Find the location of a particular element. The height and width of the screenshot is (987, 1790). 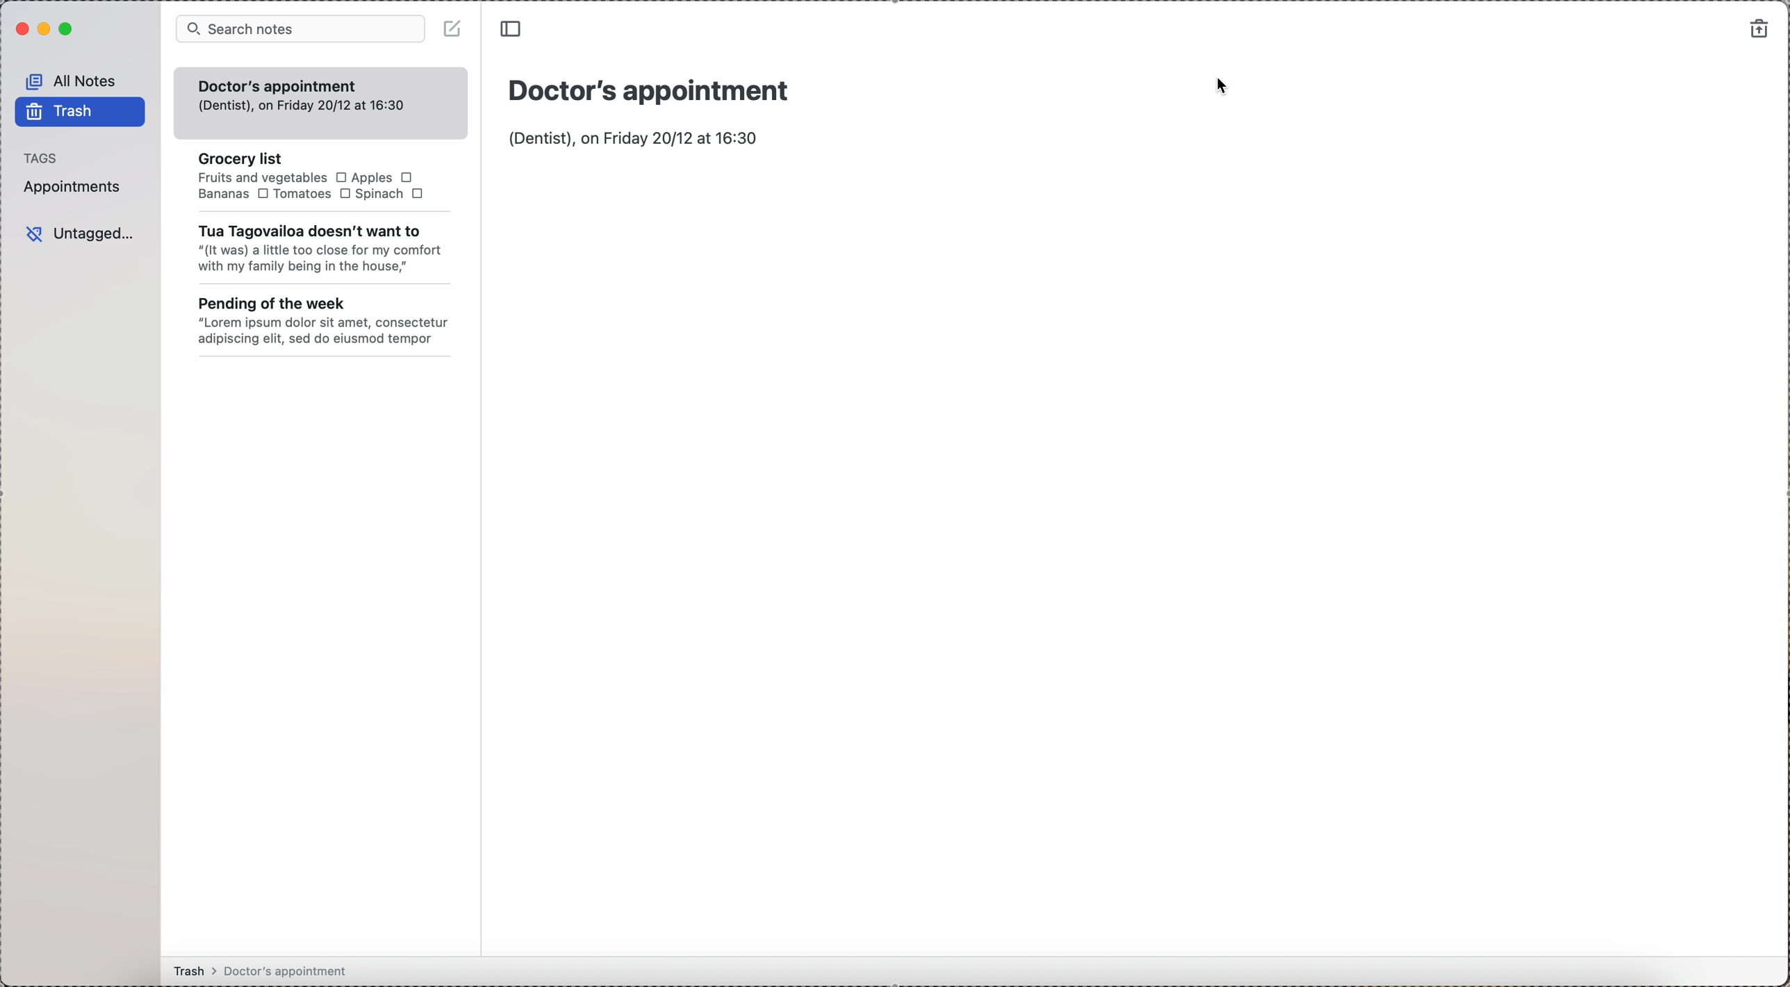

grocery list is located at coordinates (240, 157).